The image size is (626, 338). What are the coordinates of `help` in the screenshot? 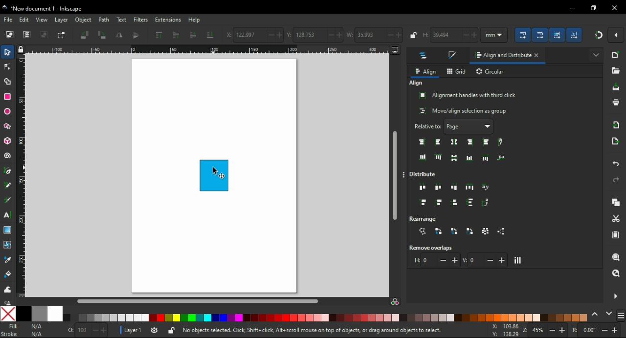 It's located at (196, 20).